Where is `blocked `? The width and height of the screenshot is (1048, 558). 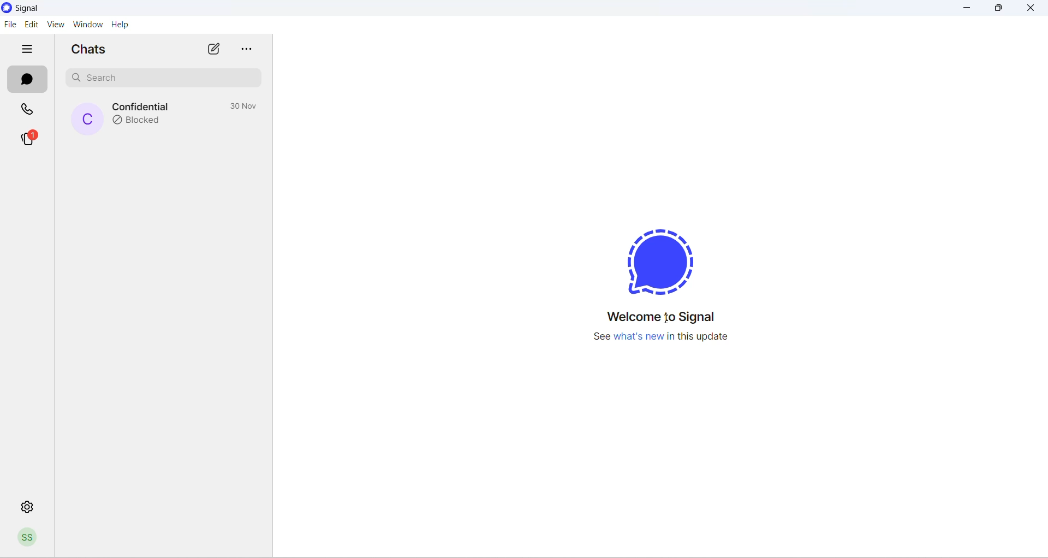
blocked  is located at coordinates (141, 122).